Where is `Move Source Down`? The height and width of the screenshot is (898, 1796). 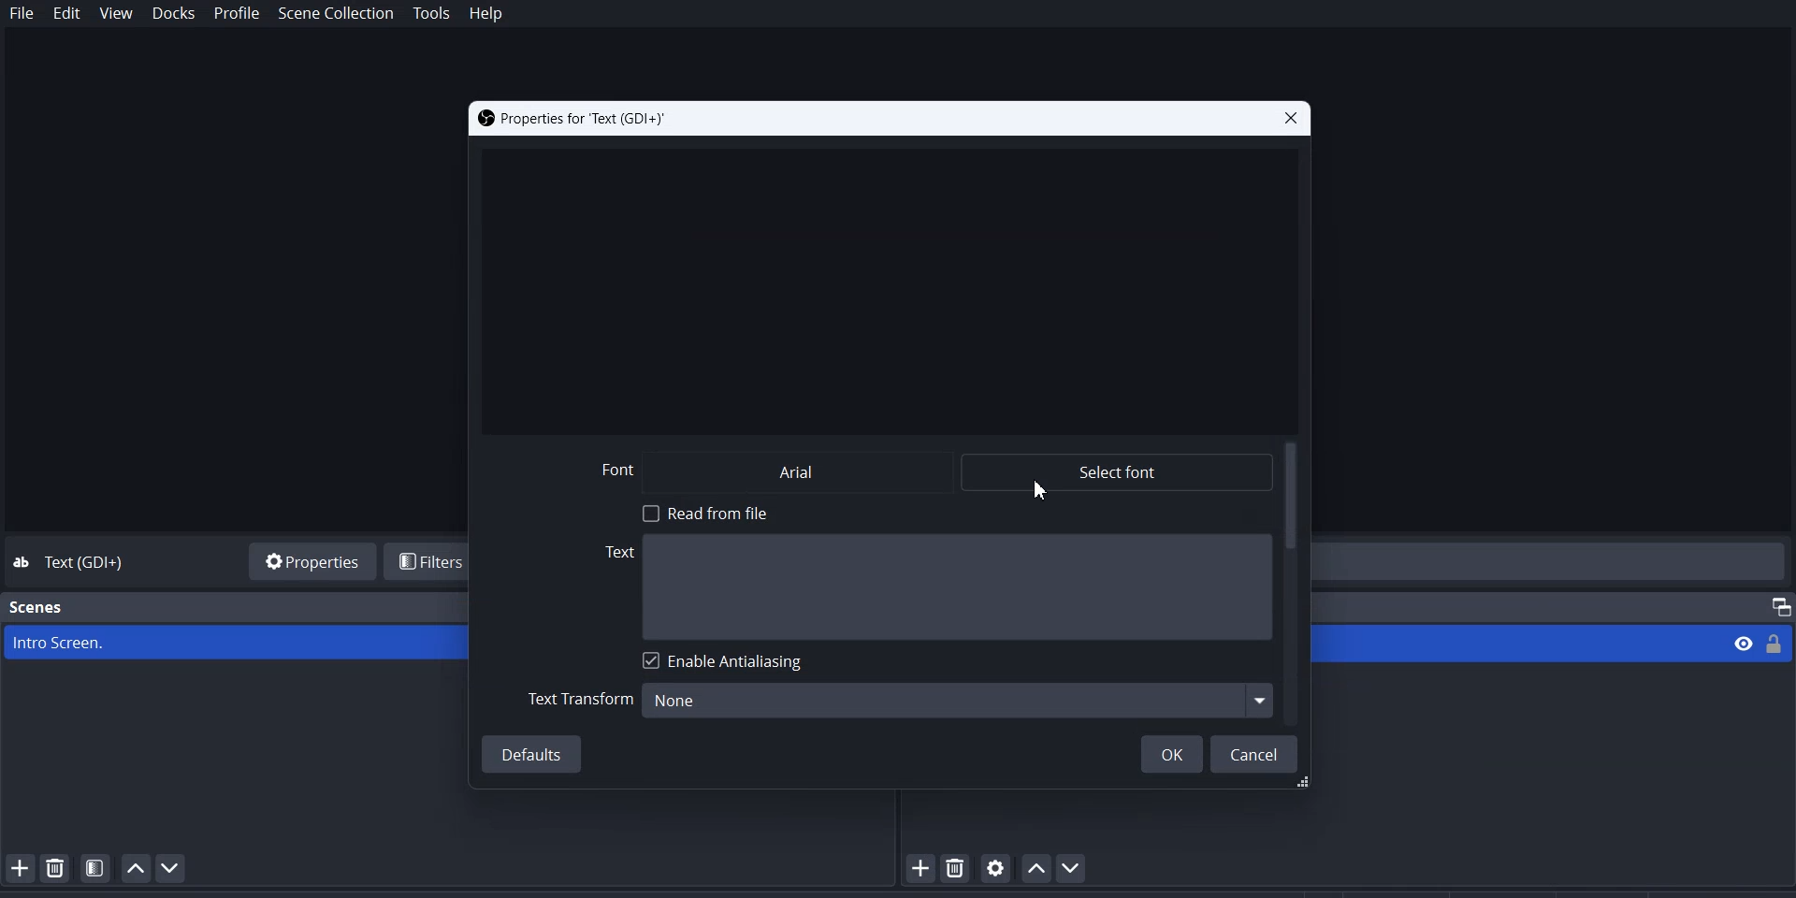 Move Source Down is located at coordinates (1077, 866).